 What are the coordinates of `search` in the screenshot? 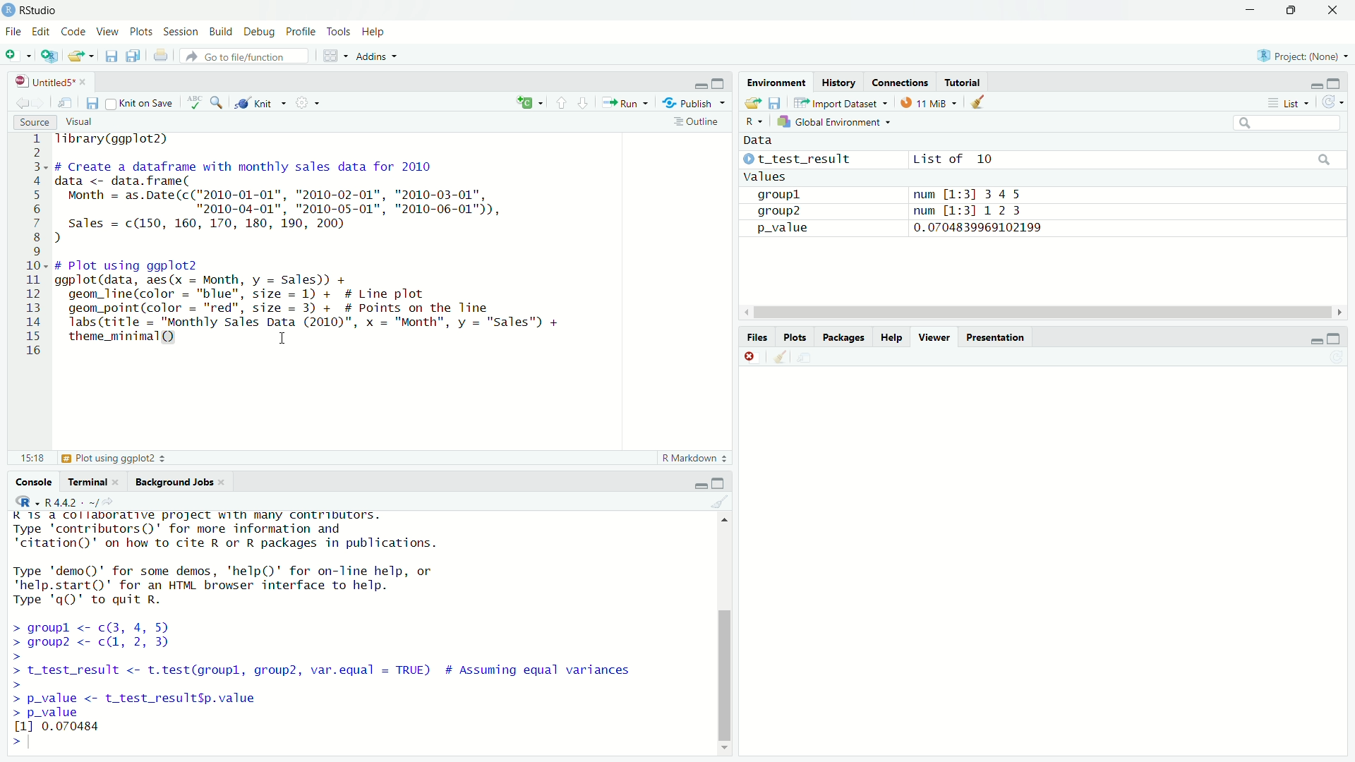 It's located at (217, 103).